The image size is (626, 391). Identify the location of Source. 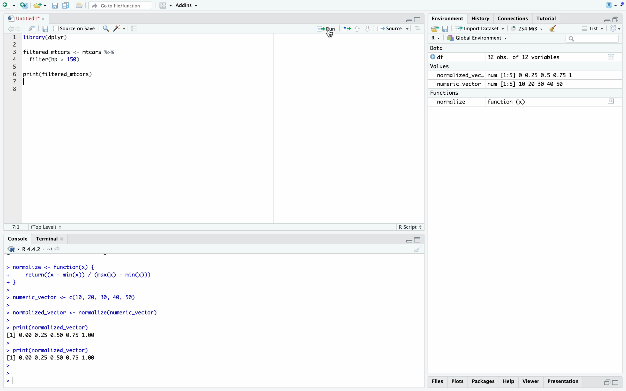
(391, 29).